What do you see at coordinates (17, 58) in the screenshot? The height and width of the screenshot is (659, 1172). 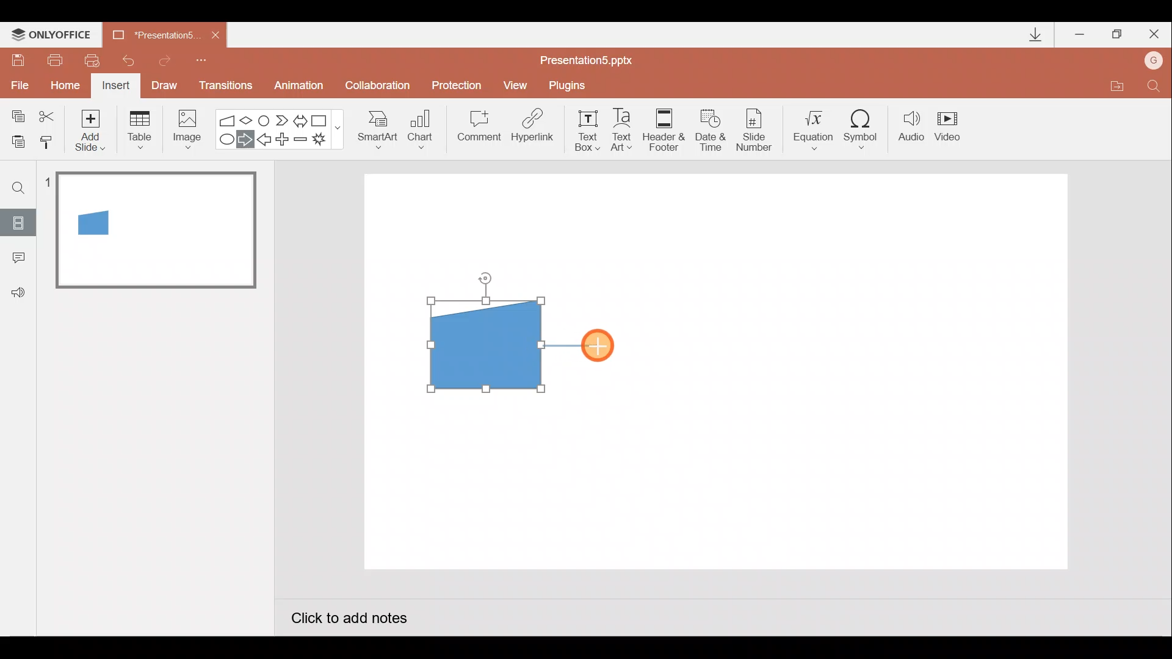 I see `Save` at bounding box center [17, 58].